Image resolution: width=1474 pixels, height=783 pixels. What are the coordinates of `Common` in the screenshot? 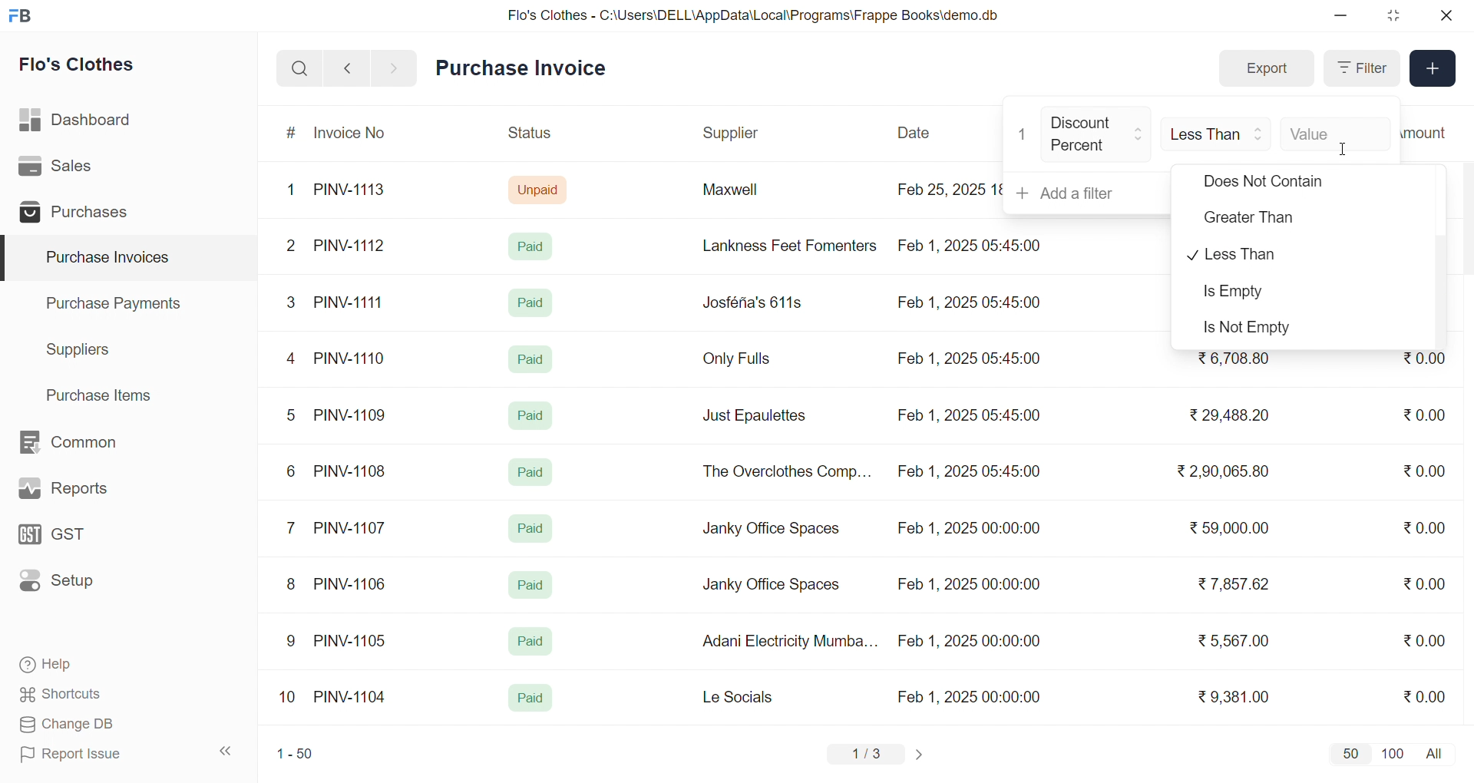 It's located at (84, 443).